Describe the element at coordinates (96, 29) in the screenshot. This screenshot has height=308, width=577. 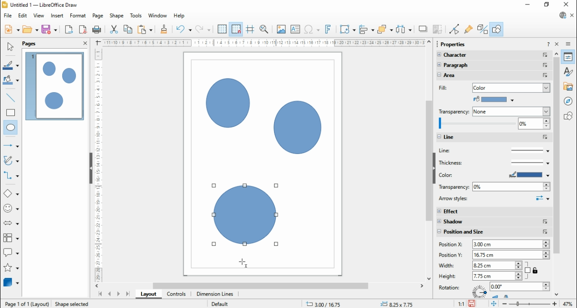
I see `print` at that location.